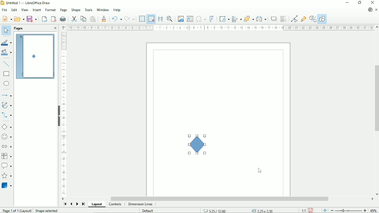 This screenshot has height=213, width=379. What do you see at coordinates (7, 42) in the screenshot?
I see `Line color` at bounding box center [7, 42].